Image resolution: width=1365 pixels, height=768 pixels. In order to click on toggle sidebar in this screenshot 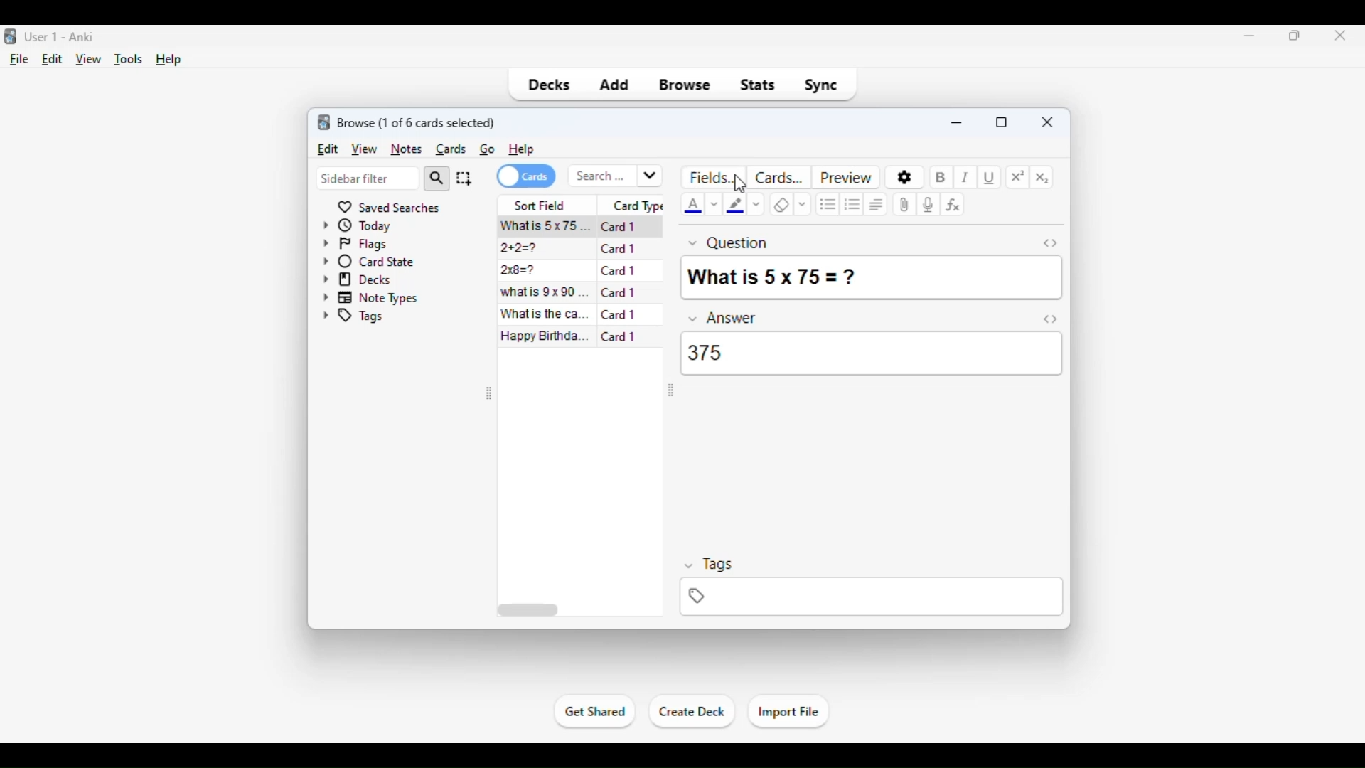, I will do `click(490, 393)`.